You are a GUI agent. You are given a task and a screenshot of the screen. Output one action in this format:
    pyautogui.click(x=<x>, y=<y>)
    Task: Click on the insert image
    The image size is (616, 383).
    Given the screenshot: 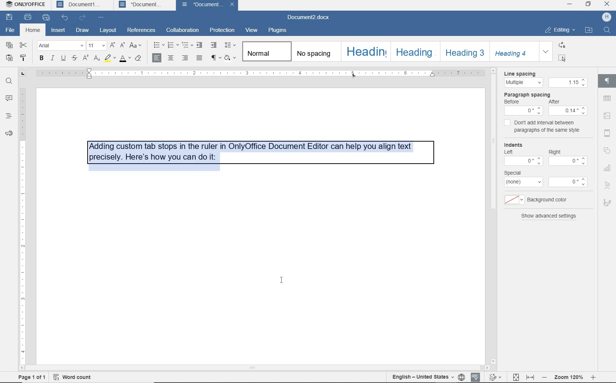 What is the action you would take?
    pyautogui.click(x=607, y=117)
    